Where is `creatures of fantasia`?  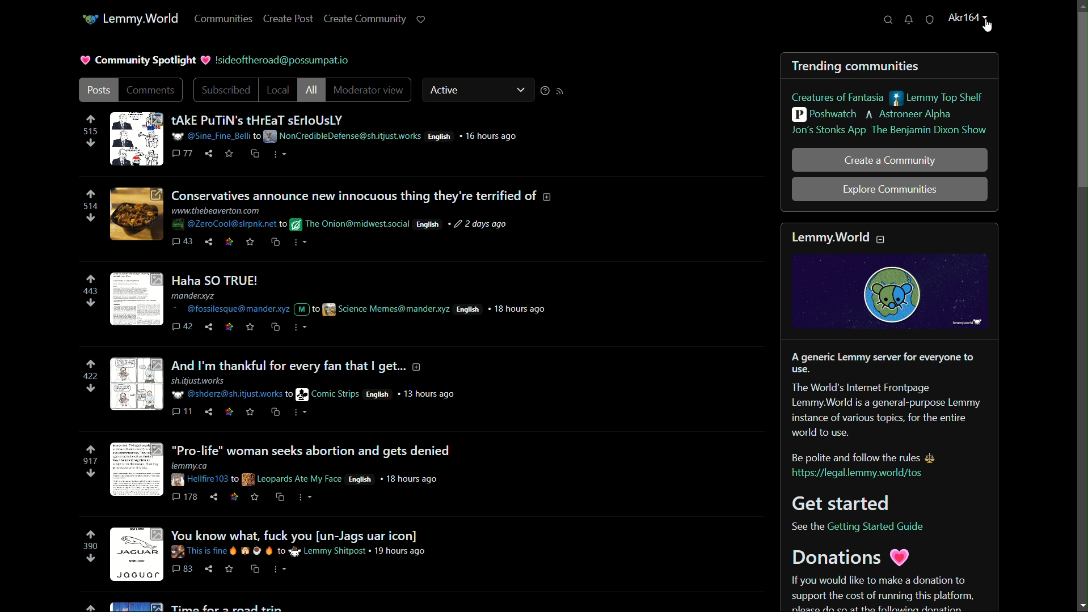 creatures of fantasia is located at coordinates (837, 99).